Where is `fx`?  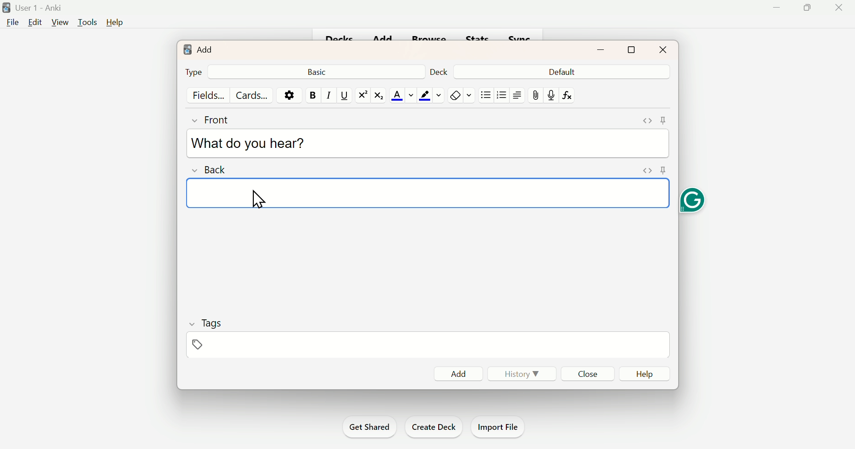 fx is located at coordinates (570, 95).